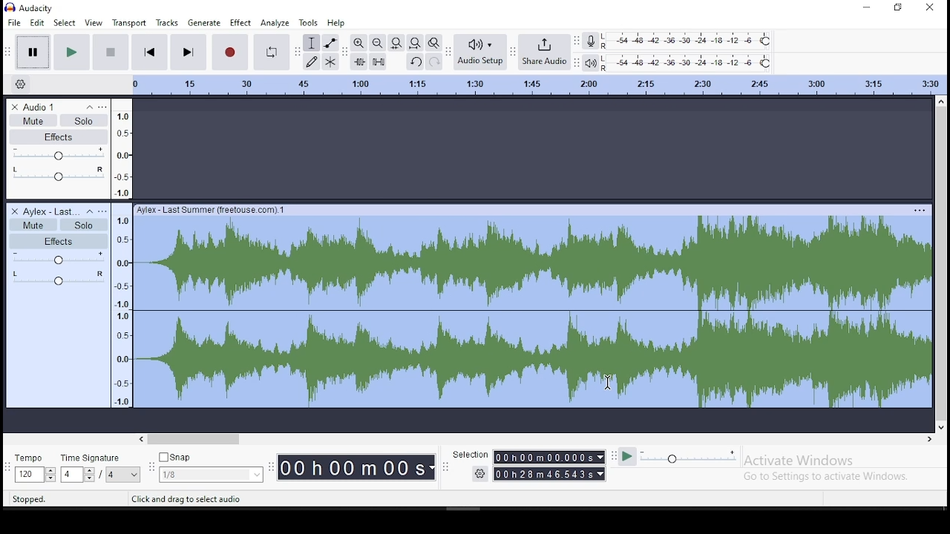 The width and height of the screenshot is (950, 534). I want to click on 00h00mMO00.000s, so click(548, 457).